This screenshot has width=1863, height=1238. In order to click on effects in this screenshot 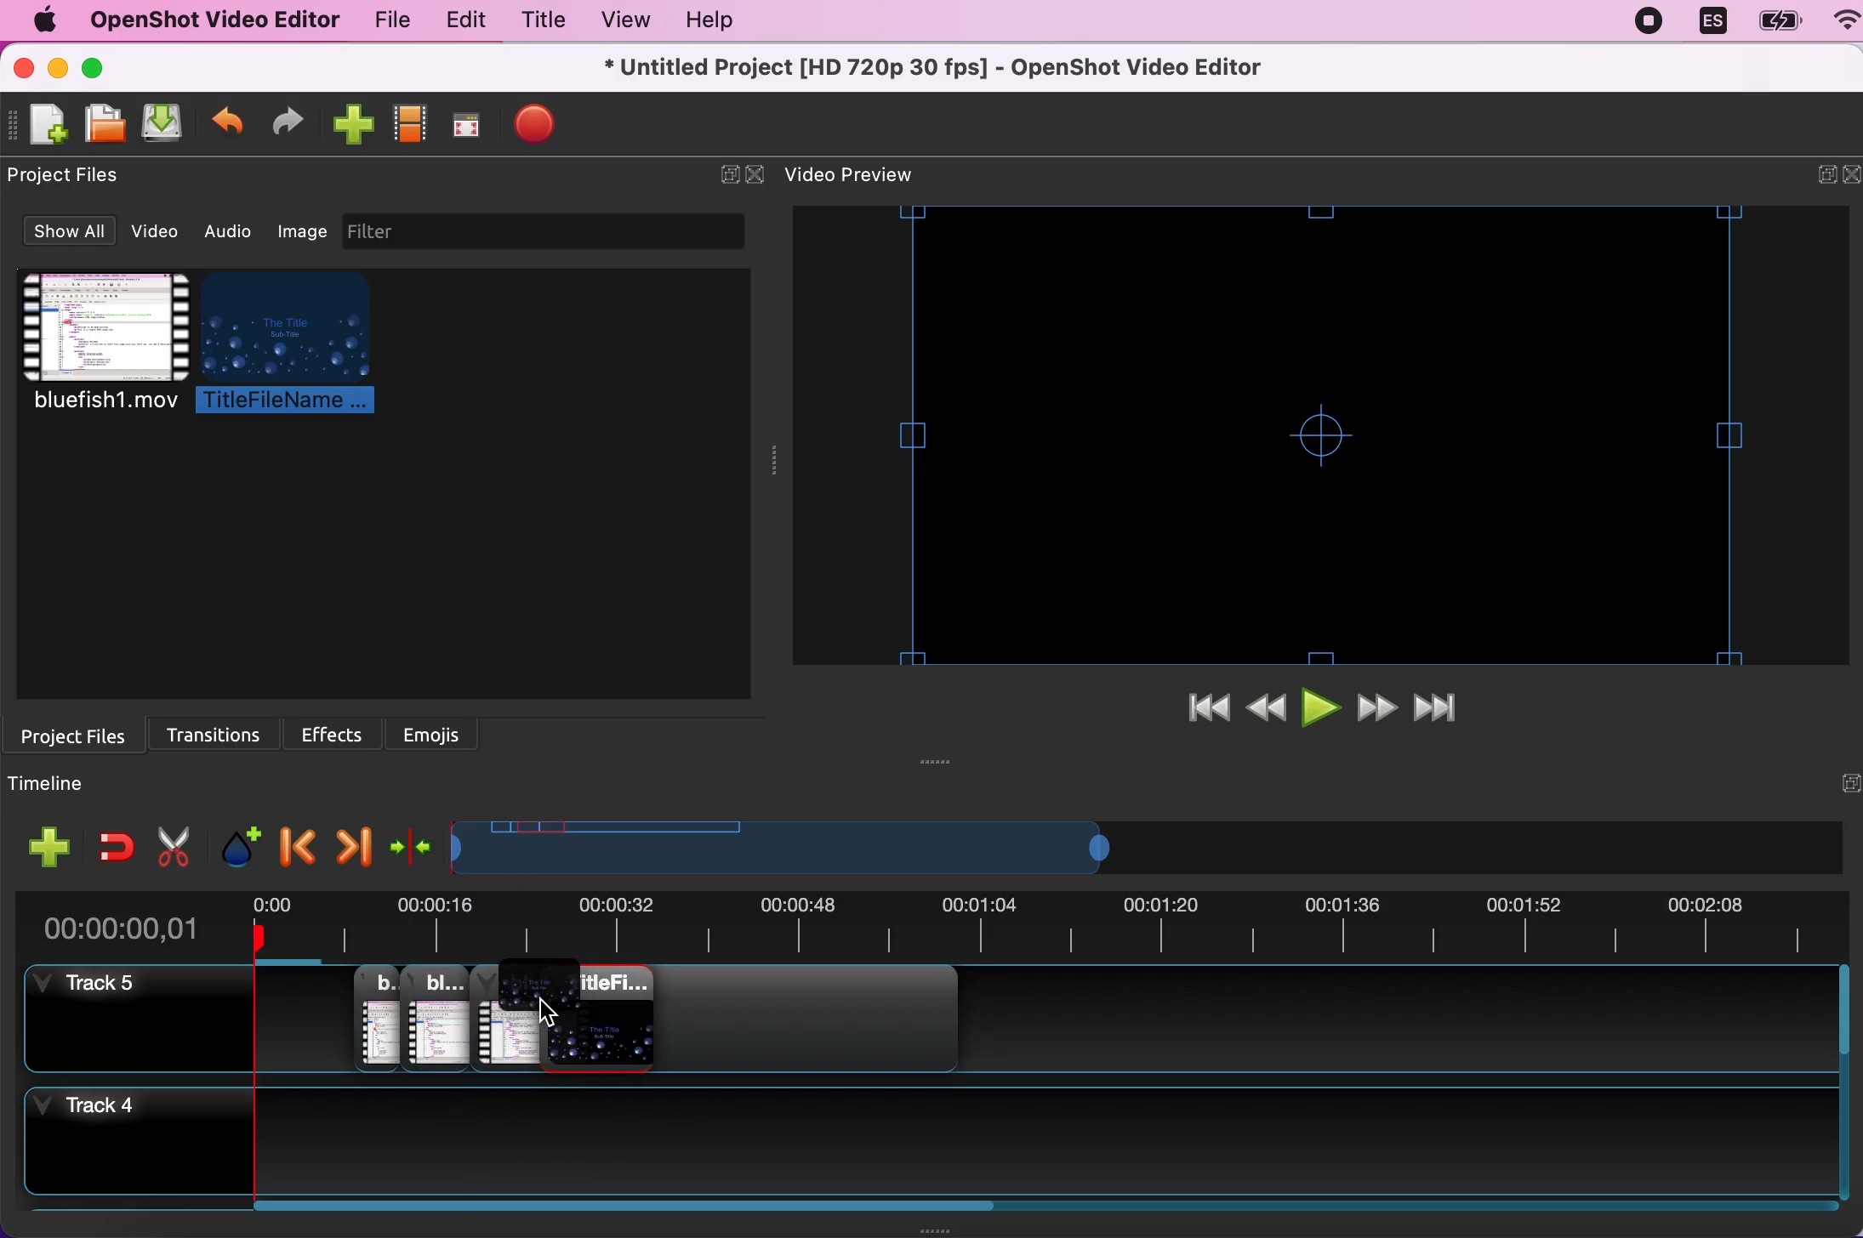, I will do `click(339, 730)`.